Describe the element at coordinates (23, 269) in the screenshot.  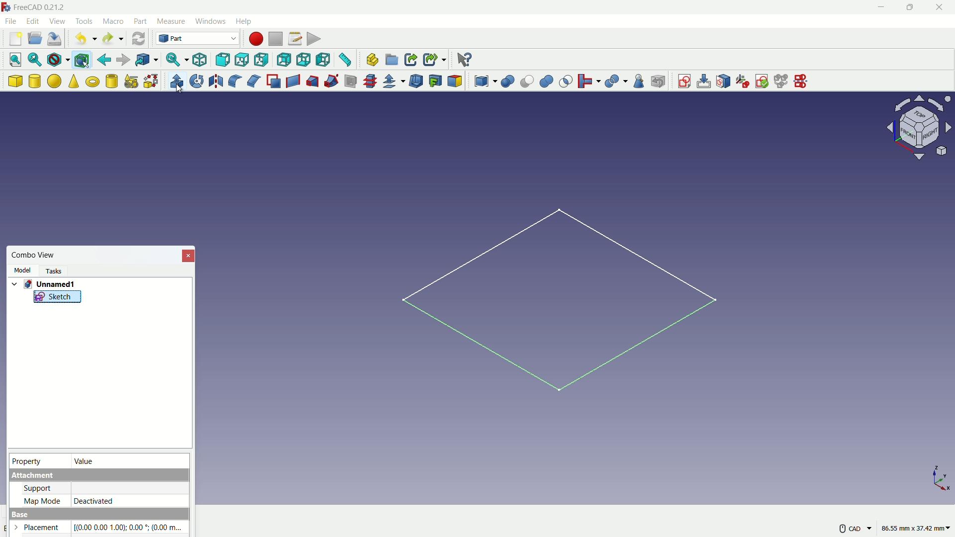
I see `Model` at that location.